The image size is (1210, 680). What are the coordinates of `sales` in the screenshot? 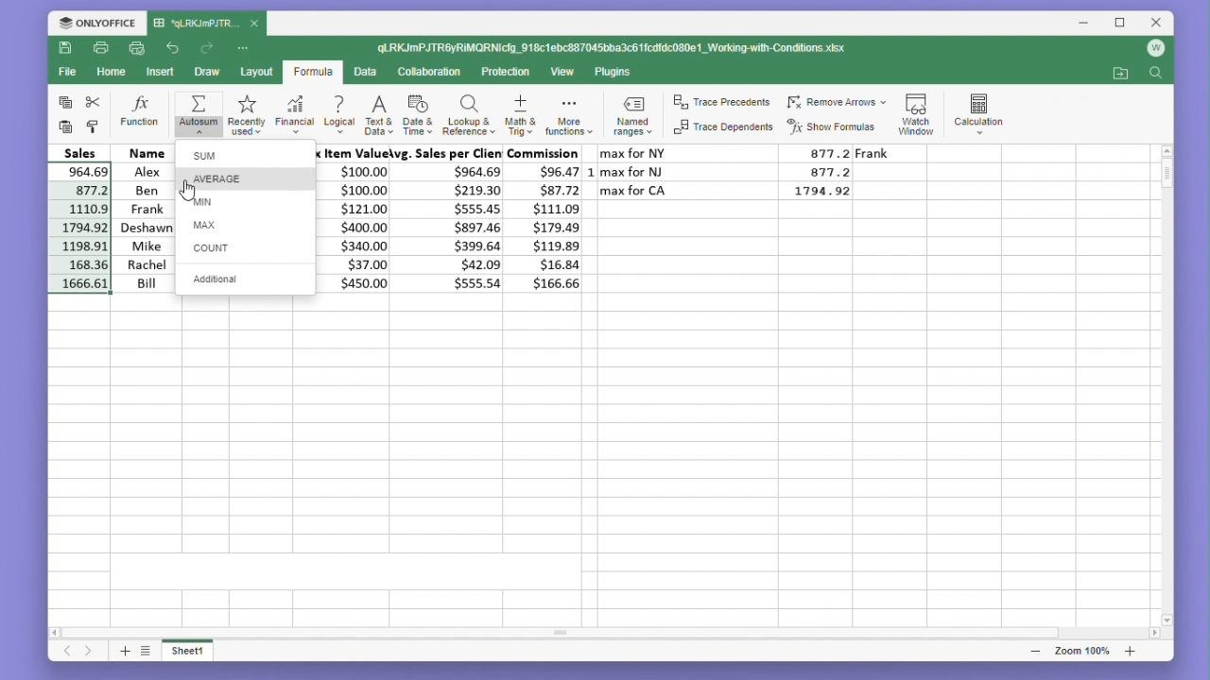 It's located at (83, 151).